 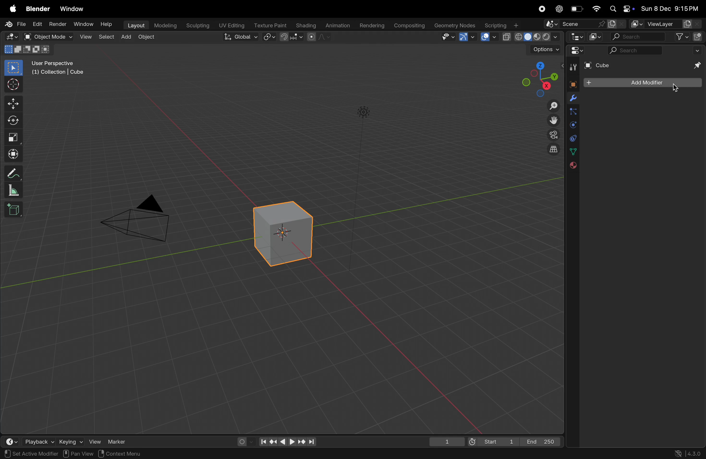 What do you see at coordinates (598, 66) in the screenshot?
I see `Cube` at bounding box center [598, 66].